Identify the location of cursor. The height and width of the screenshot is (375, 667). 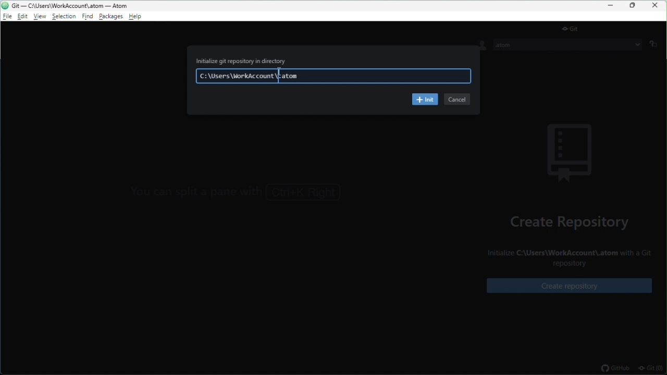
(281, 70).